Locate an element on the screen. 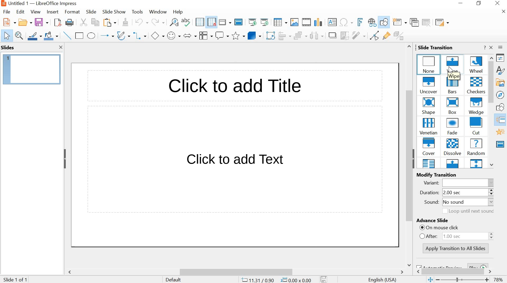 This screenshot has width=507, height=283. 3D Objects is located at coordinates (255, 35).